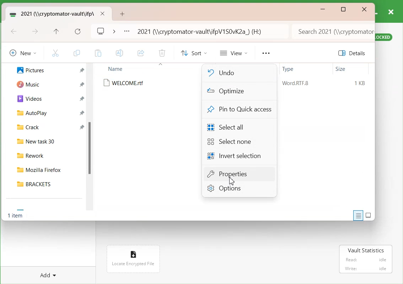 This screenshot has height=284, width=403. I want to click on Copy, so click(76, 53).